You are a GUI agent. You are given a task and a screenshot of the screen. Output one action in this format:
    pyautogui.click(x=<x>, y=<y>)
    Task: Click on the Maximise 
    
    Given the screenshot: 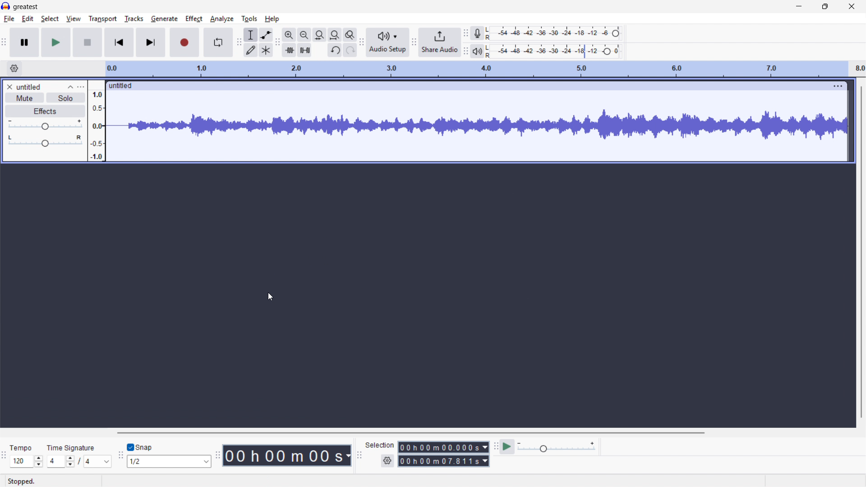 What is the action you would take?
    pyautogui.click(x=825, y=7)
    